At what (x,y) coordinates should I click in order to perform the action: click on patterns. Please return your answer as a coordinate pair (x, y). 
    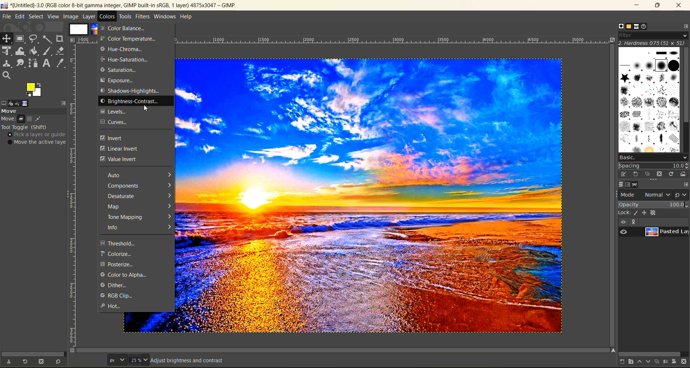
    Looking at the image, I should click on (630, 27).